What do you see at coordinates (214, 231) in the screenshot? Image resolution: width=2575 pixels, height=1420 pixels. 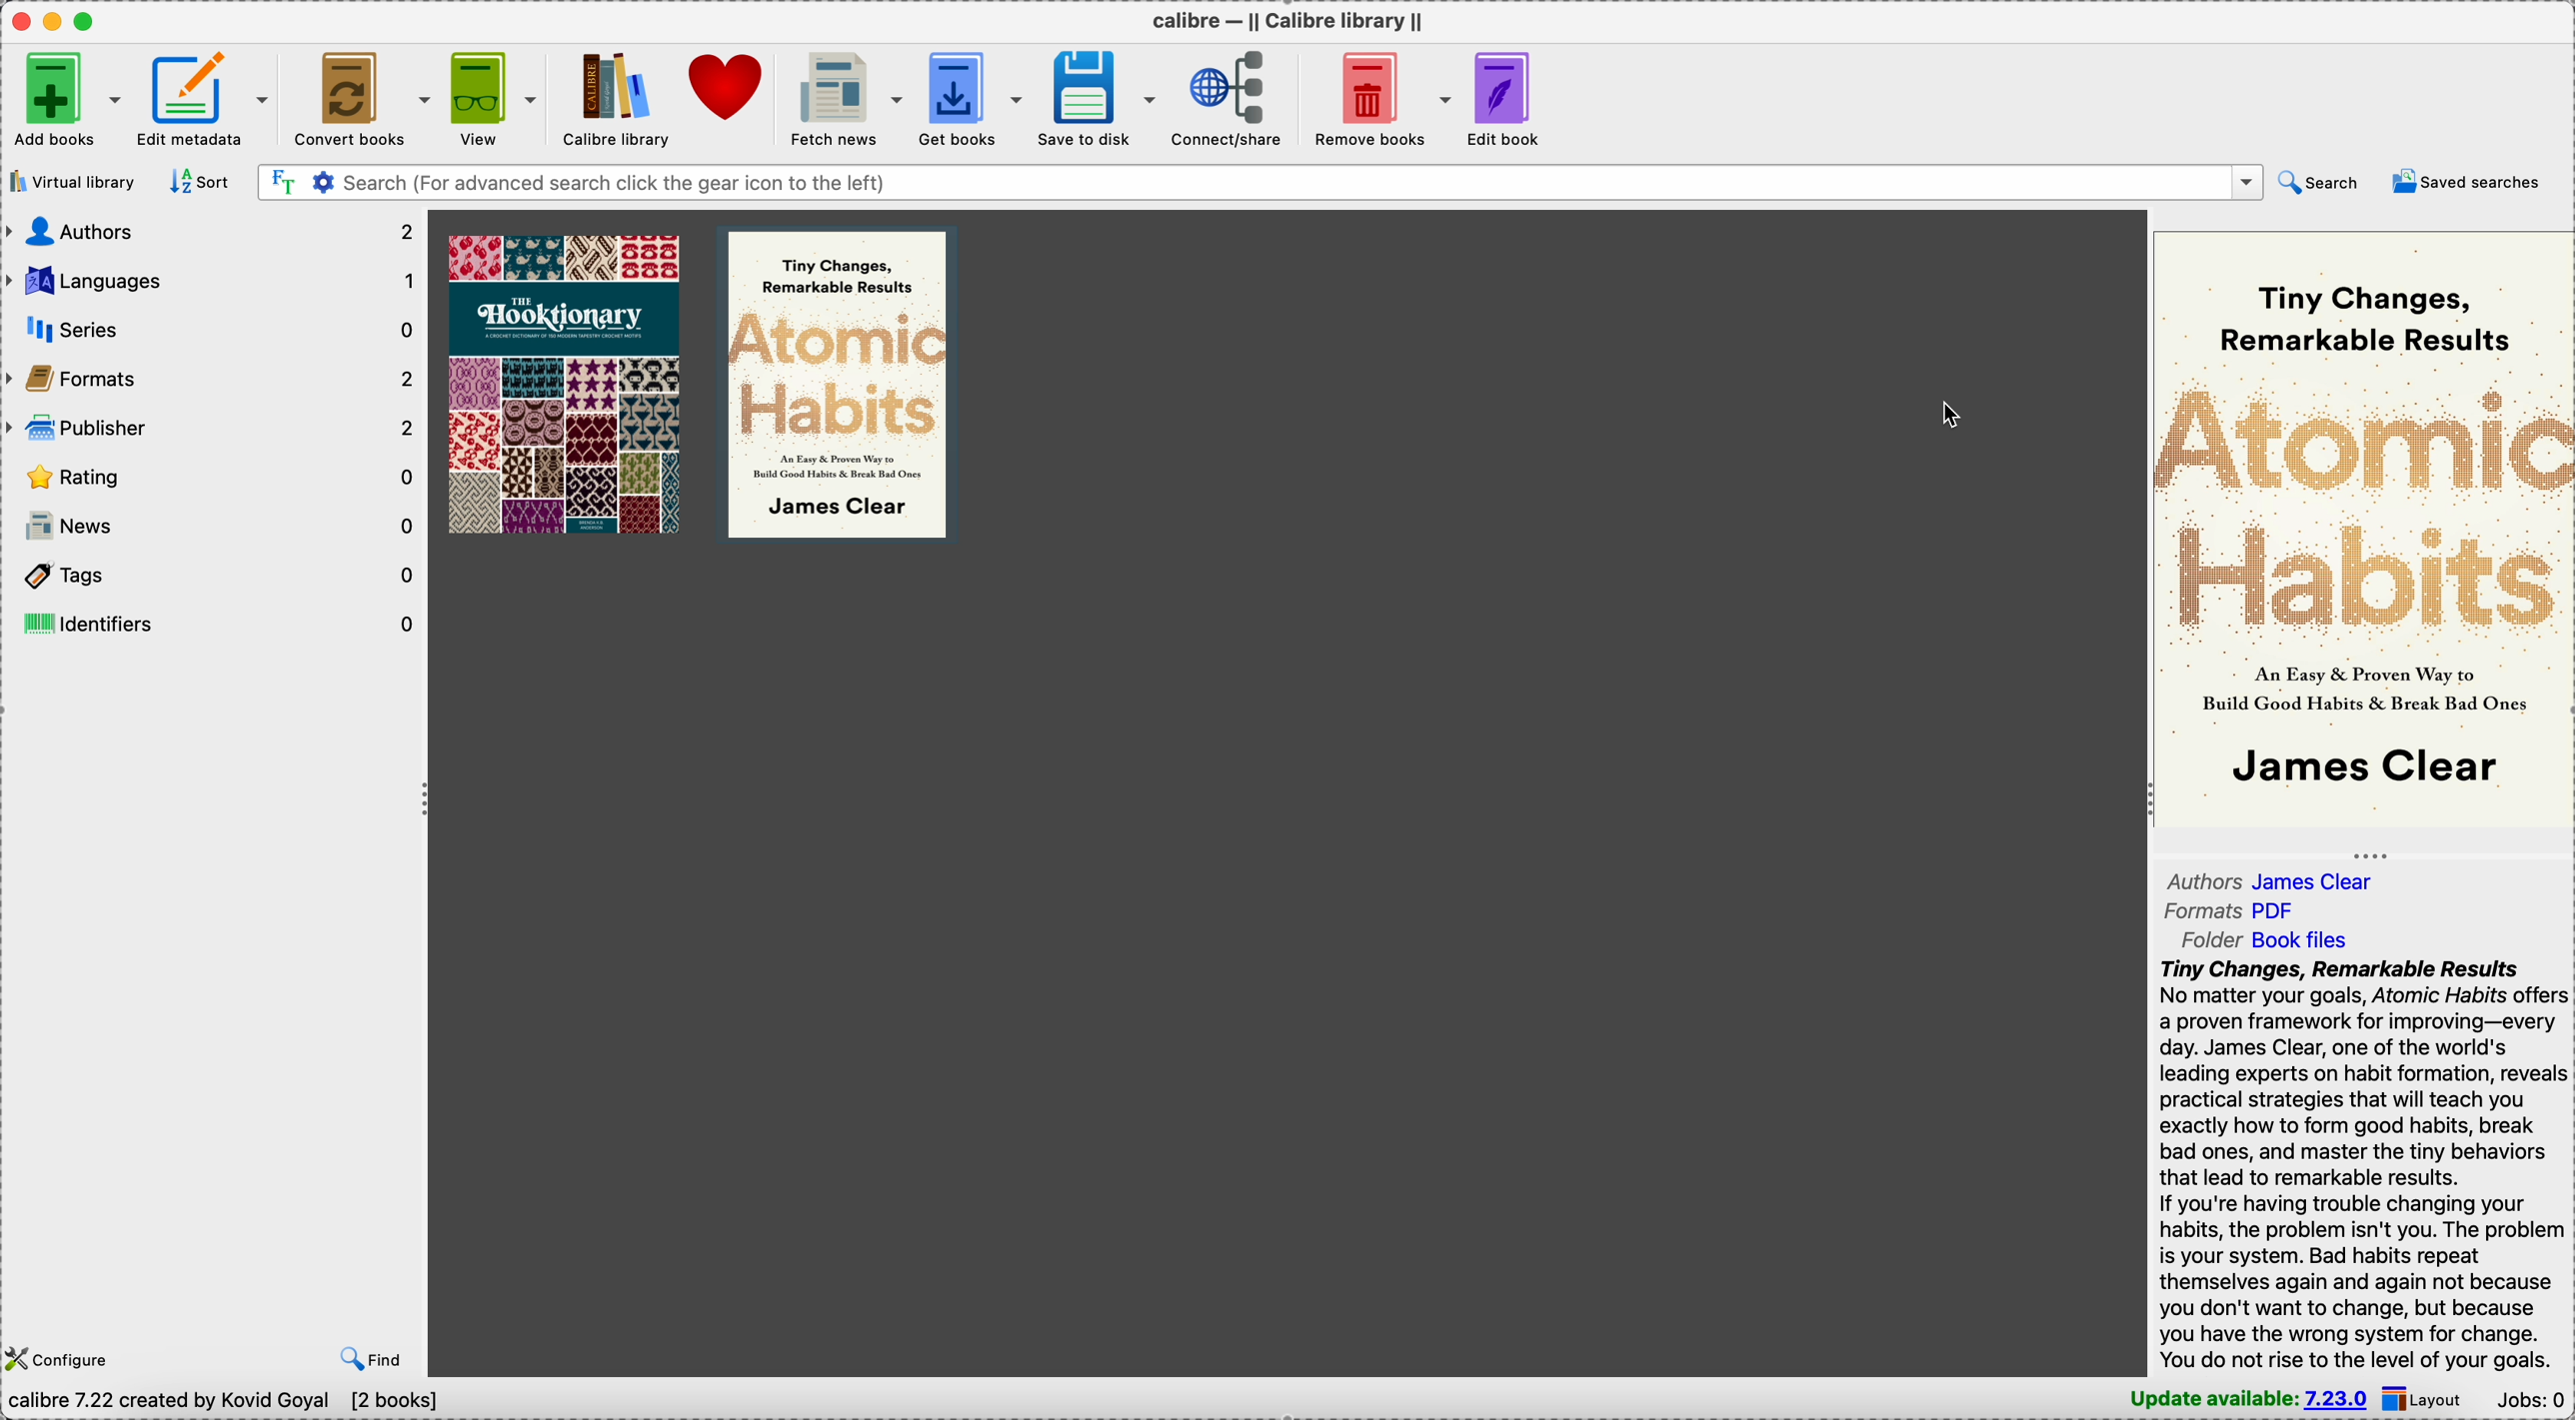 I see `authors` at bounding box center [214, 231].